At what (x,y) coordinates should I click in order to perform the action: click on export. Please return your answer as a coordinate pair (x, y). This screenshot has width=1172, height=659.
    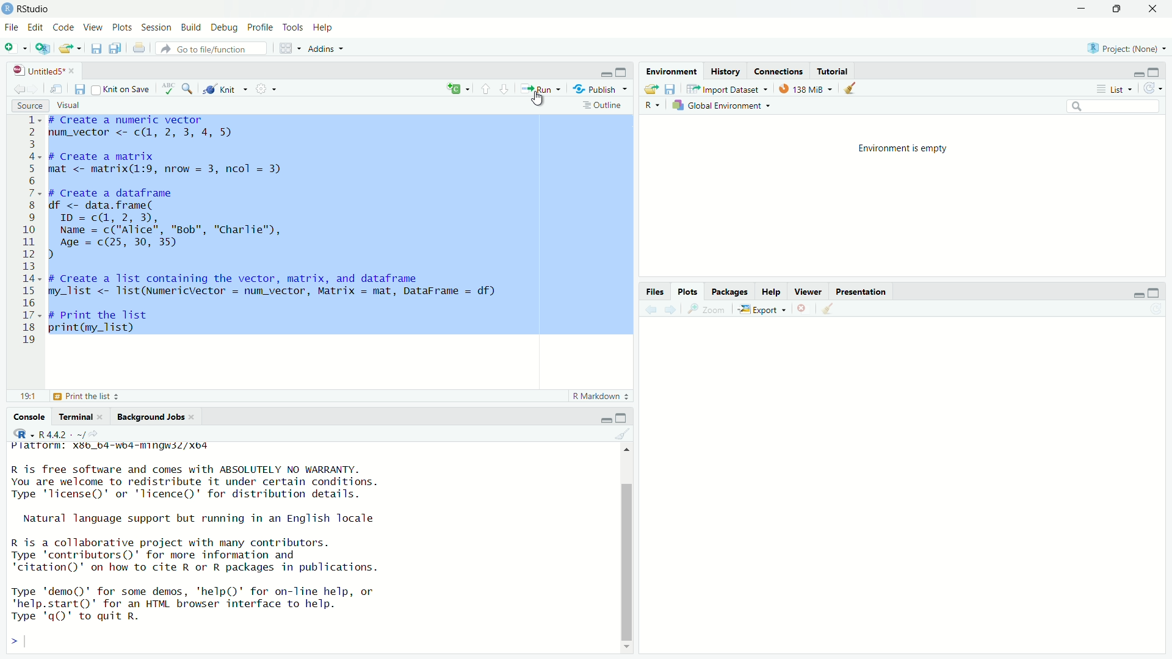
    Looking at the image, I should click on (649, 90).